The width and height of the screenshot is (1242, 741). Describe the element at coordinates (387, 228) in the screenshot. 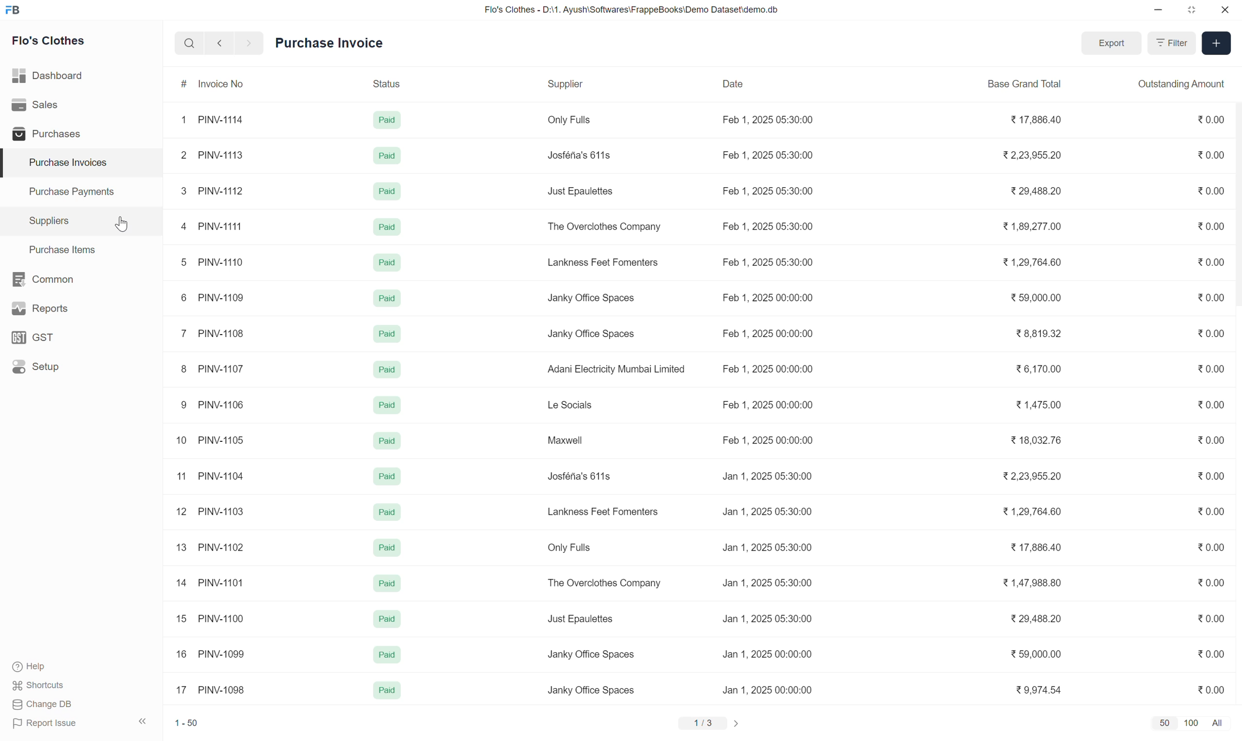

I see `paid` at that location.